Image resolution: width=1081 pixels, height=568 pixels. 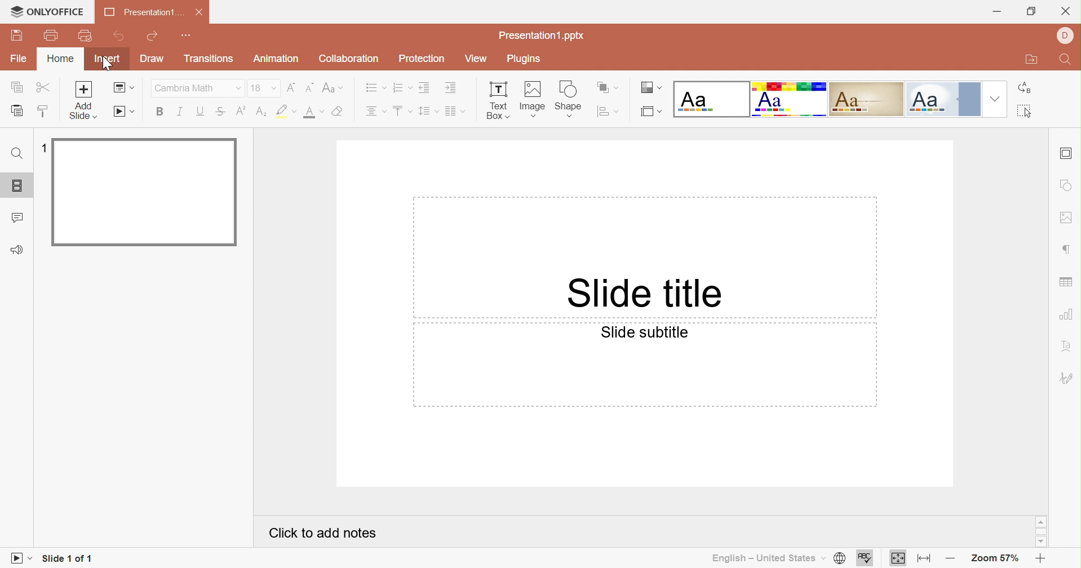 What do you see at coordinates (424, 60) in the screenshot?
I see `Protection` at bounding box center [424, 60].